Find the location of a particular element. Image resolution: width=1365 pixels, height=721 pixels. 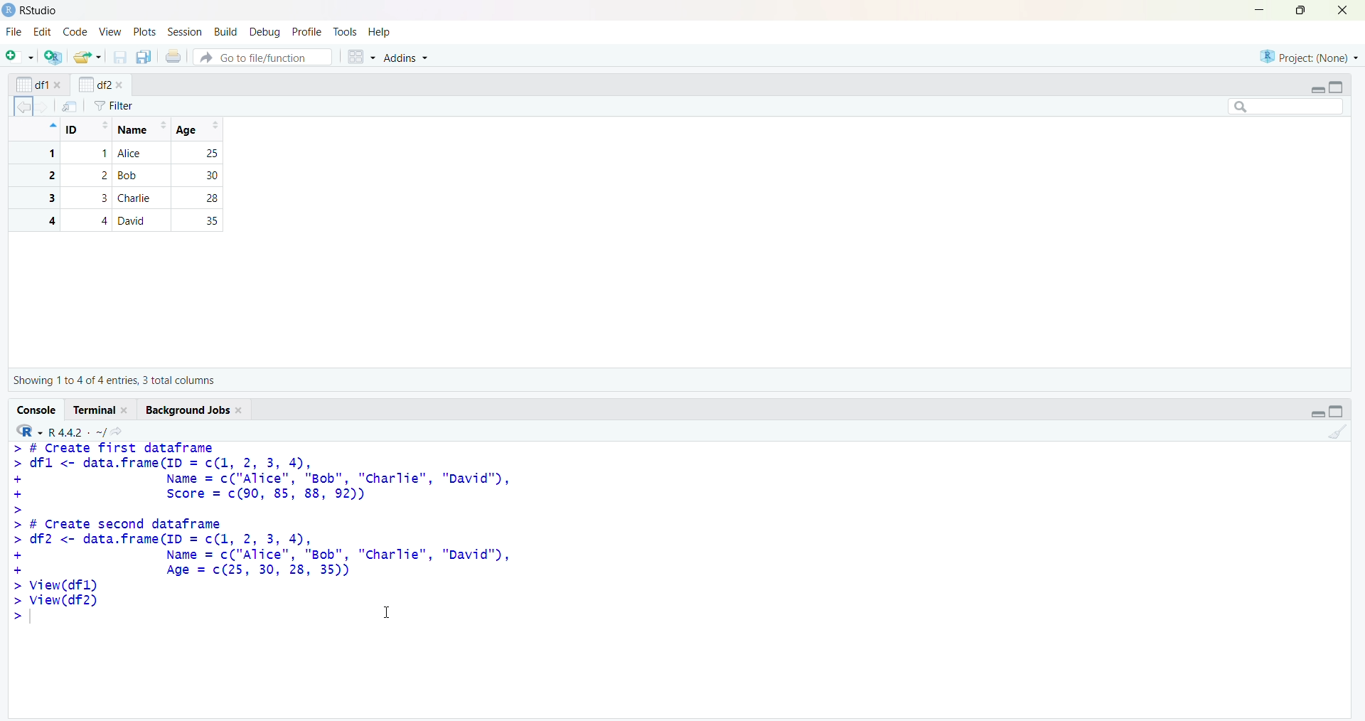

grid is located at coordinates (362, 57).